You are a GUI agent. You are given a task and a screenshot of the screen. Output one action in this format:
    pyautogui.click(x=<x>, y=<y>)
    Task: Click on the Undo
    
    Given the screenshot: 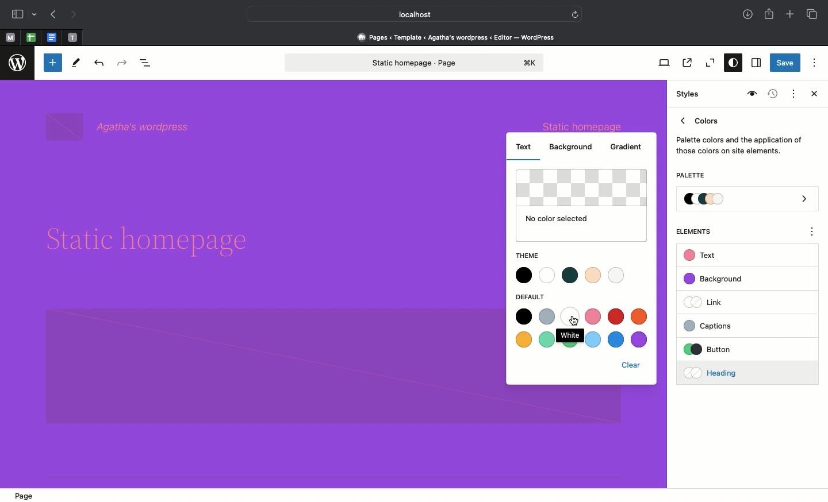 What is the action you would take?
    pyautogui.click(x=99, y=64)
    